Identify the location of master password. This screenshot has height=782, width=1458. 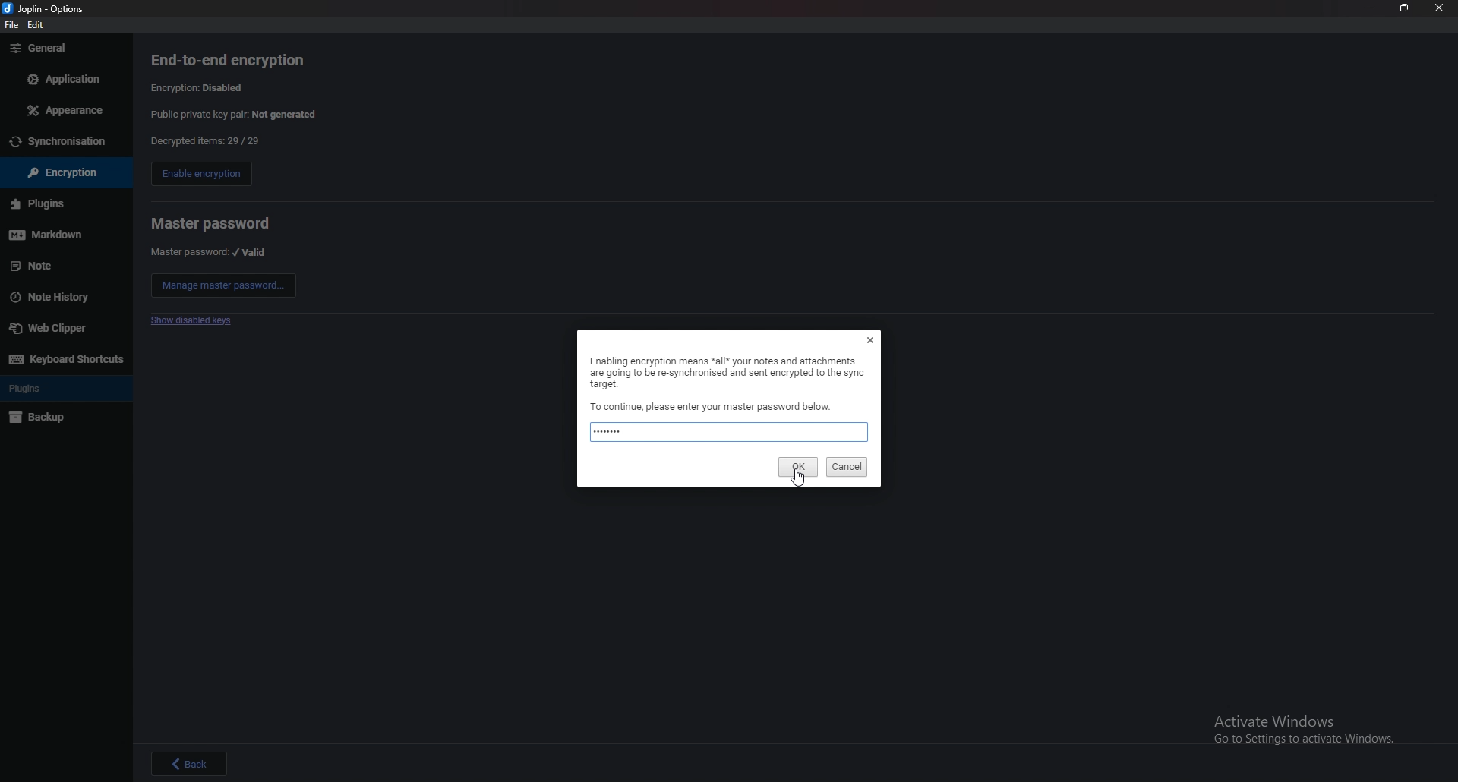
(212, 223).